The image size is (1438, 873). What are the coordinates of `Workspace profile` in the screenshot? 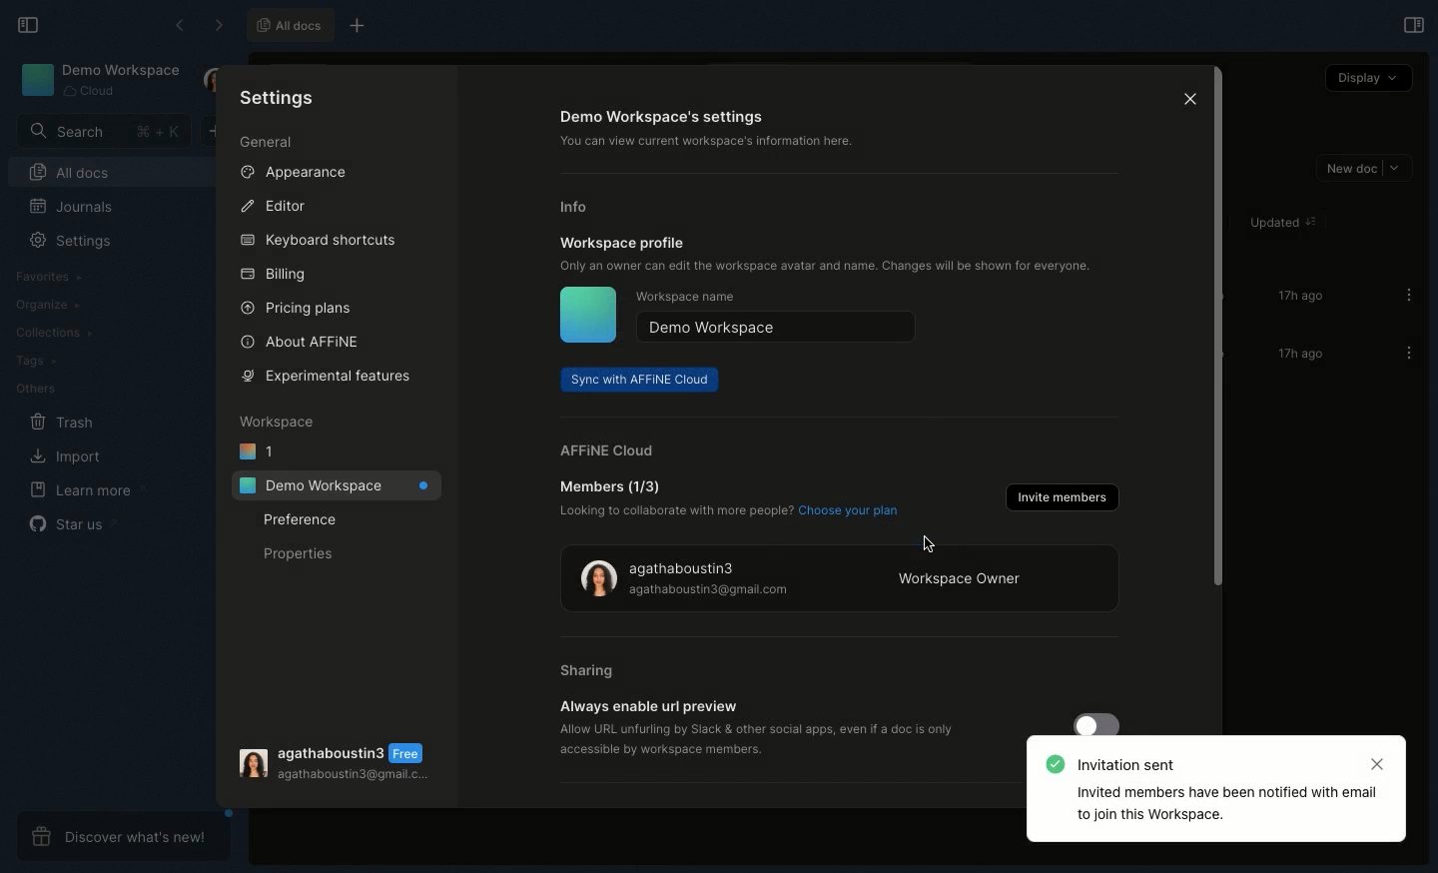 It's located at (623, 242).